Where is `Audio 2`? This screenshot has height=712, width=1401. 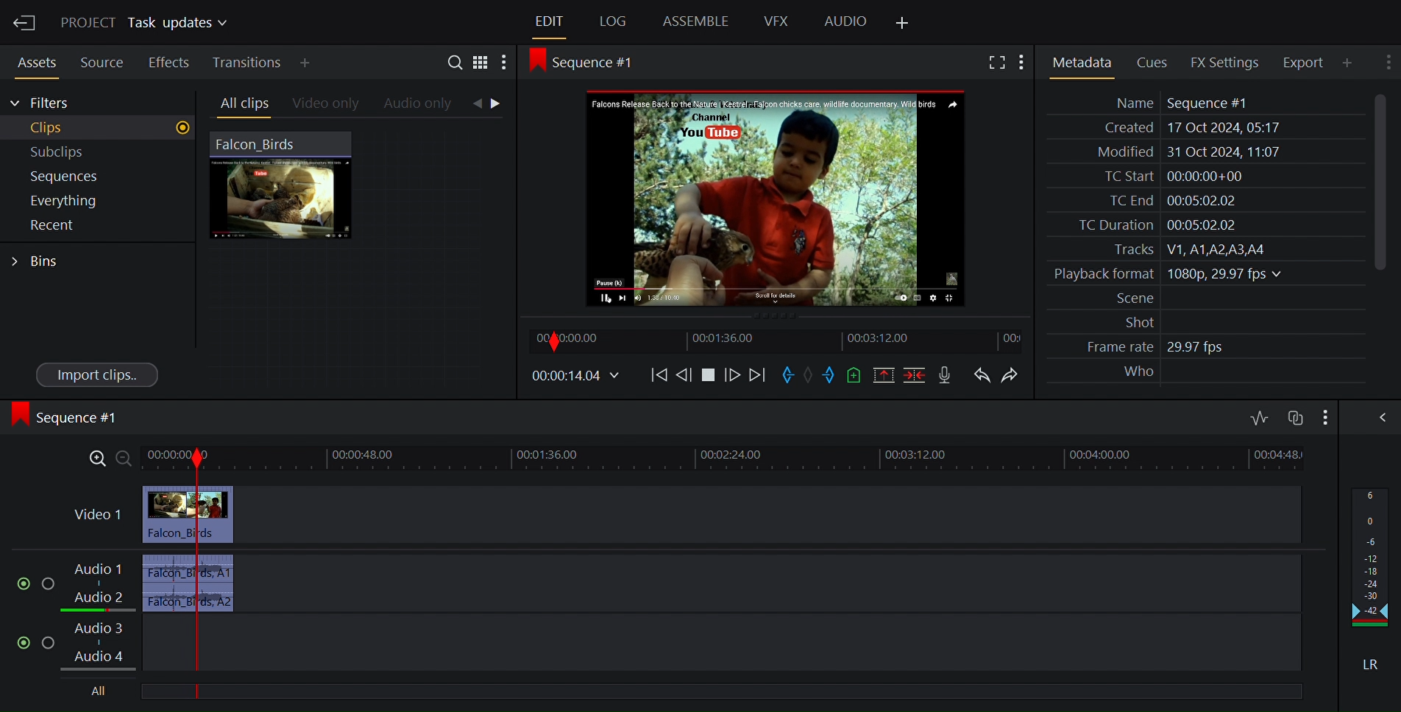
Audio 2 is located at coordinates (96, 599).